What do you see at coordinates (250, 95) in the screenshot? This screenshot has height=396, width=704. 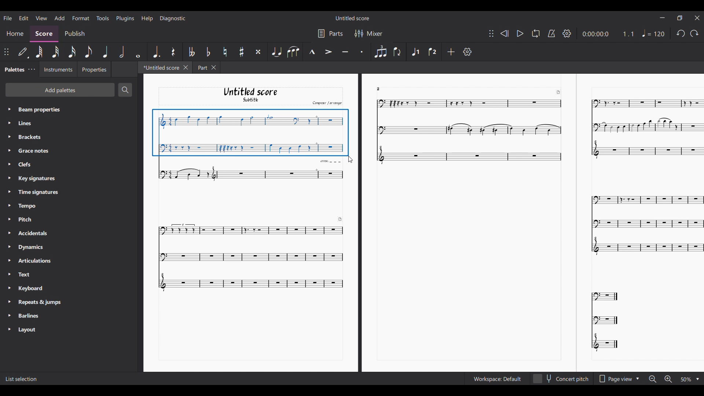 I see `Untitled score
Subtitle` at bounding box center [250, 95].